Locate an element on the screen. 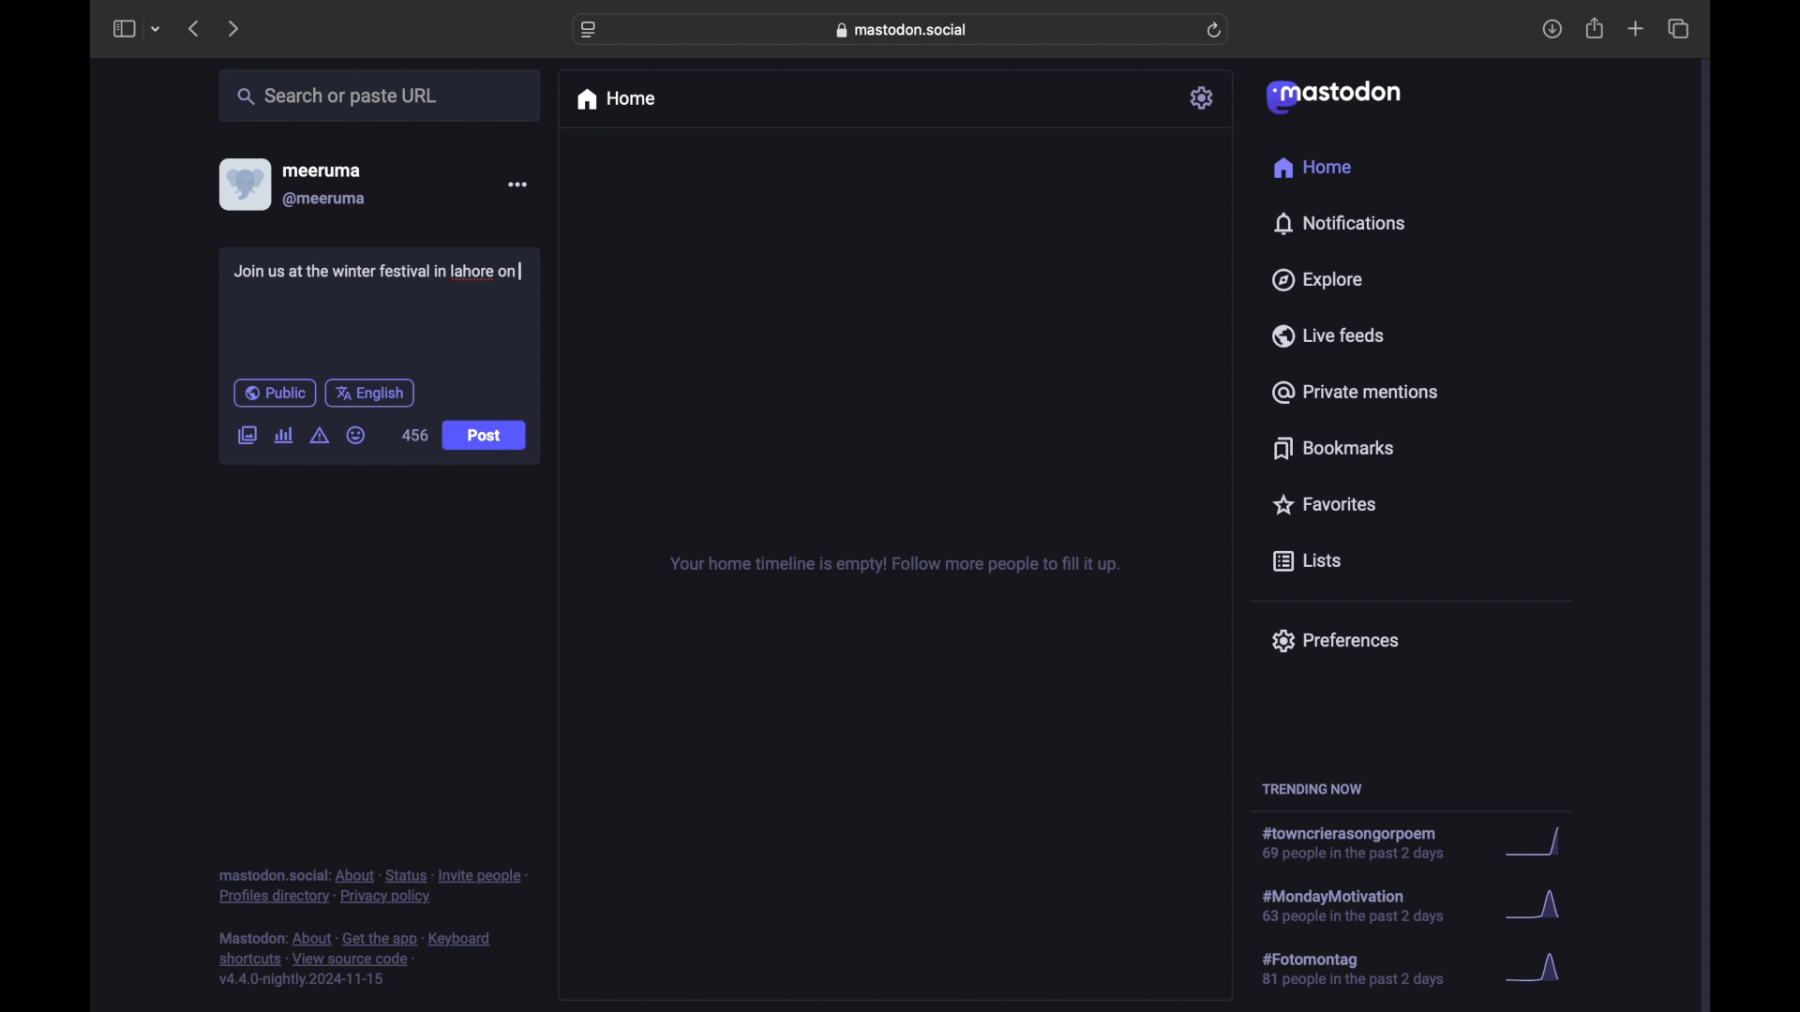 Image resolution: width=1800 pixels, height=1012 pixels. preferences is located at coordinates (1334, 639).